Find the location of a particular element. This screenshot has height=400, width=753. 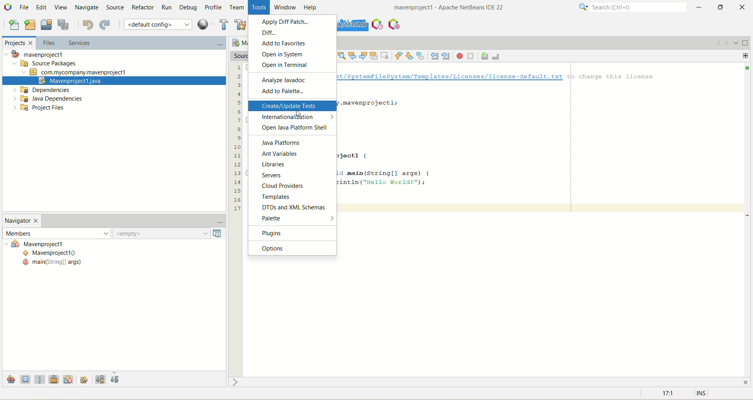

team is located at coordinates (237, 8).